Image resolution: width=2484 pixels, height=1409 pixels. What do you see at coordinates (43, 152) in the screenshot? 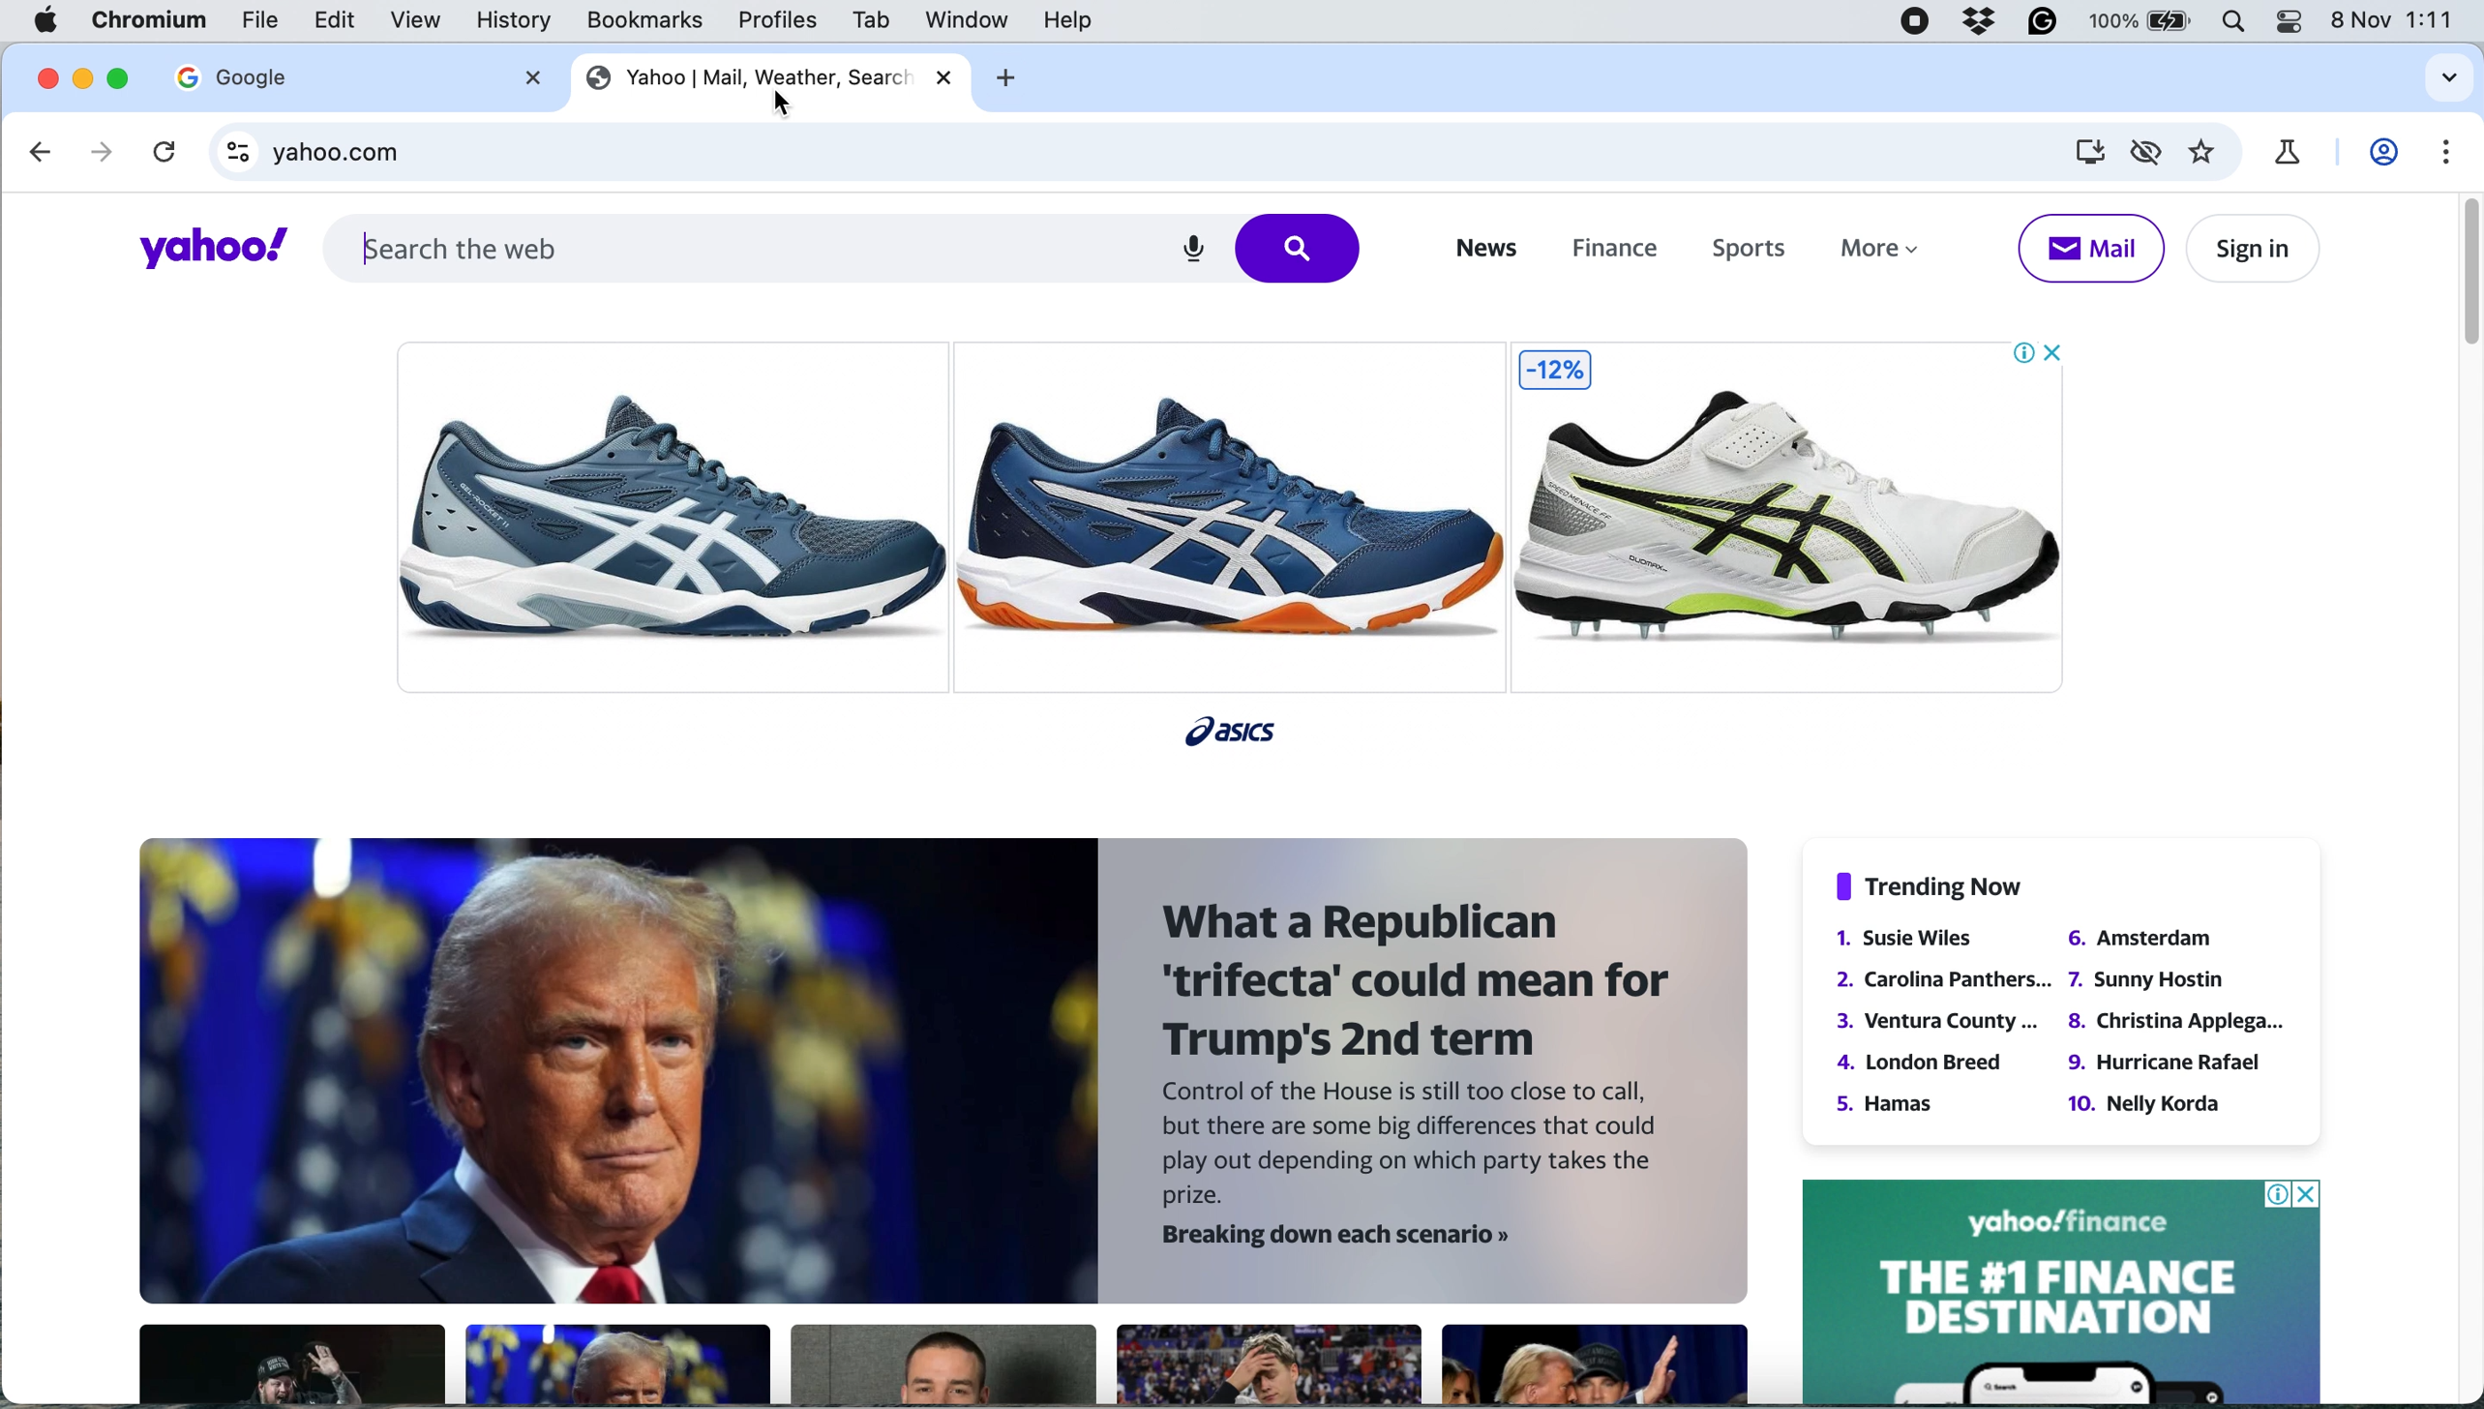
I see `go back` at bounding box center [43, 152].